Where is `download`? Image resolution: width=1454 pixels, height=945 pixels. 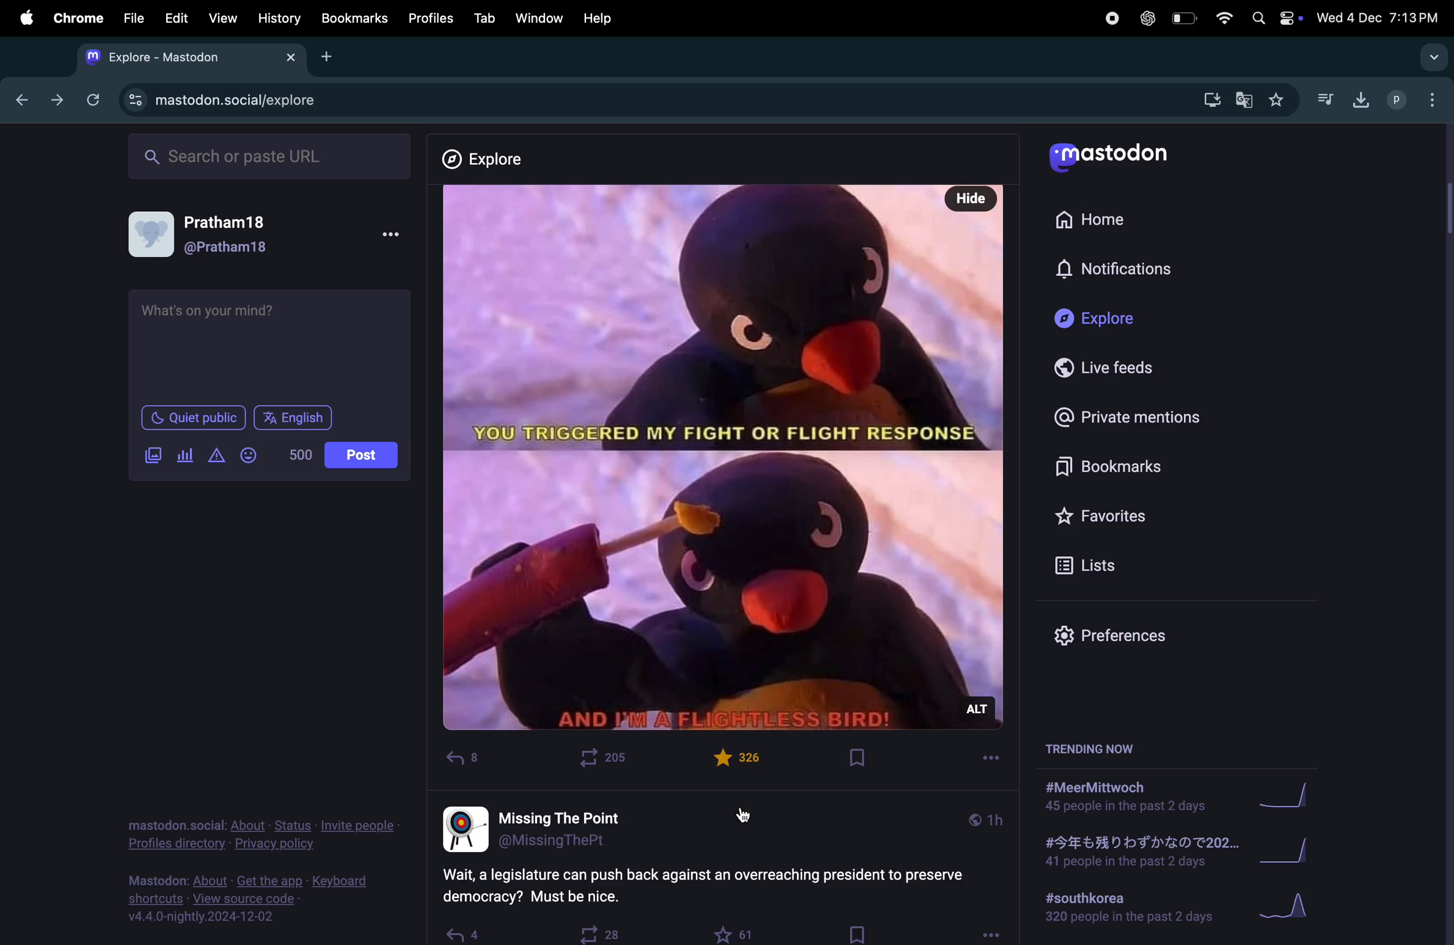
download is located at coordinates (1207, 98).